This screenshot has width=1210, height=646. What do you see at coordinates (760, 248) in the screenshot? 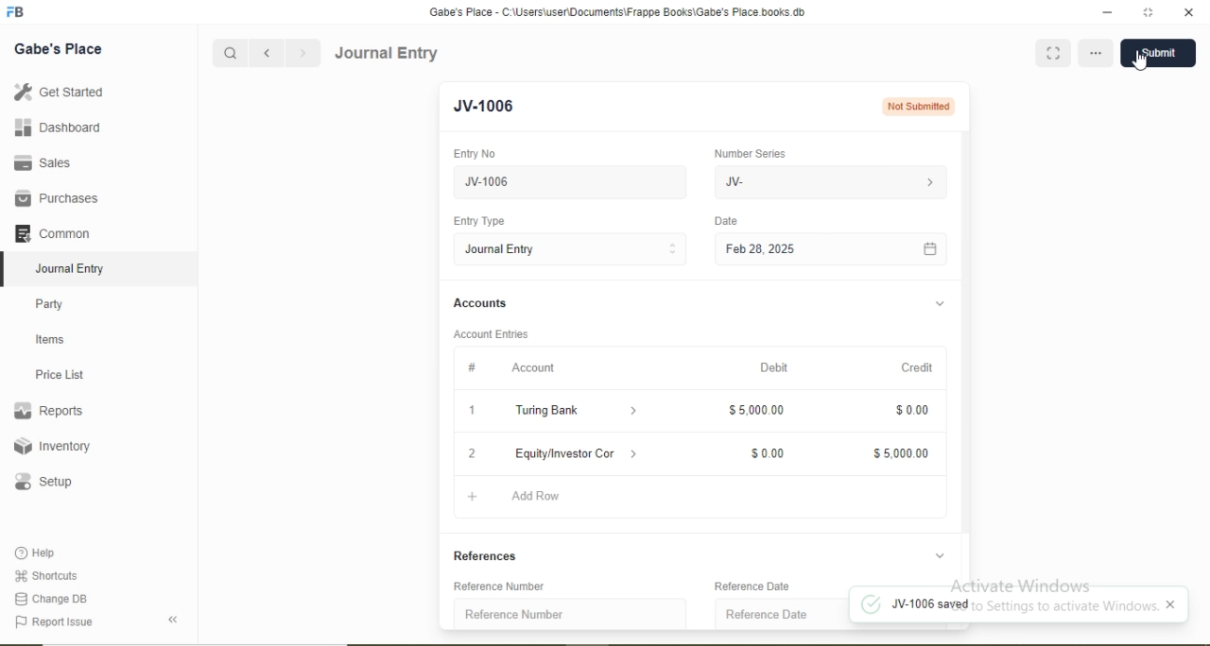
I see `Feb 28, 2025` at bounding box center [760, 248].